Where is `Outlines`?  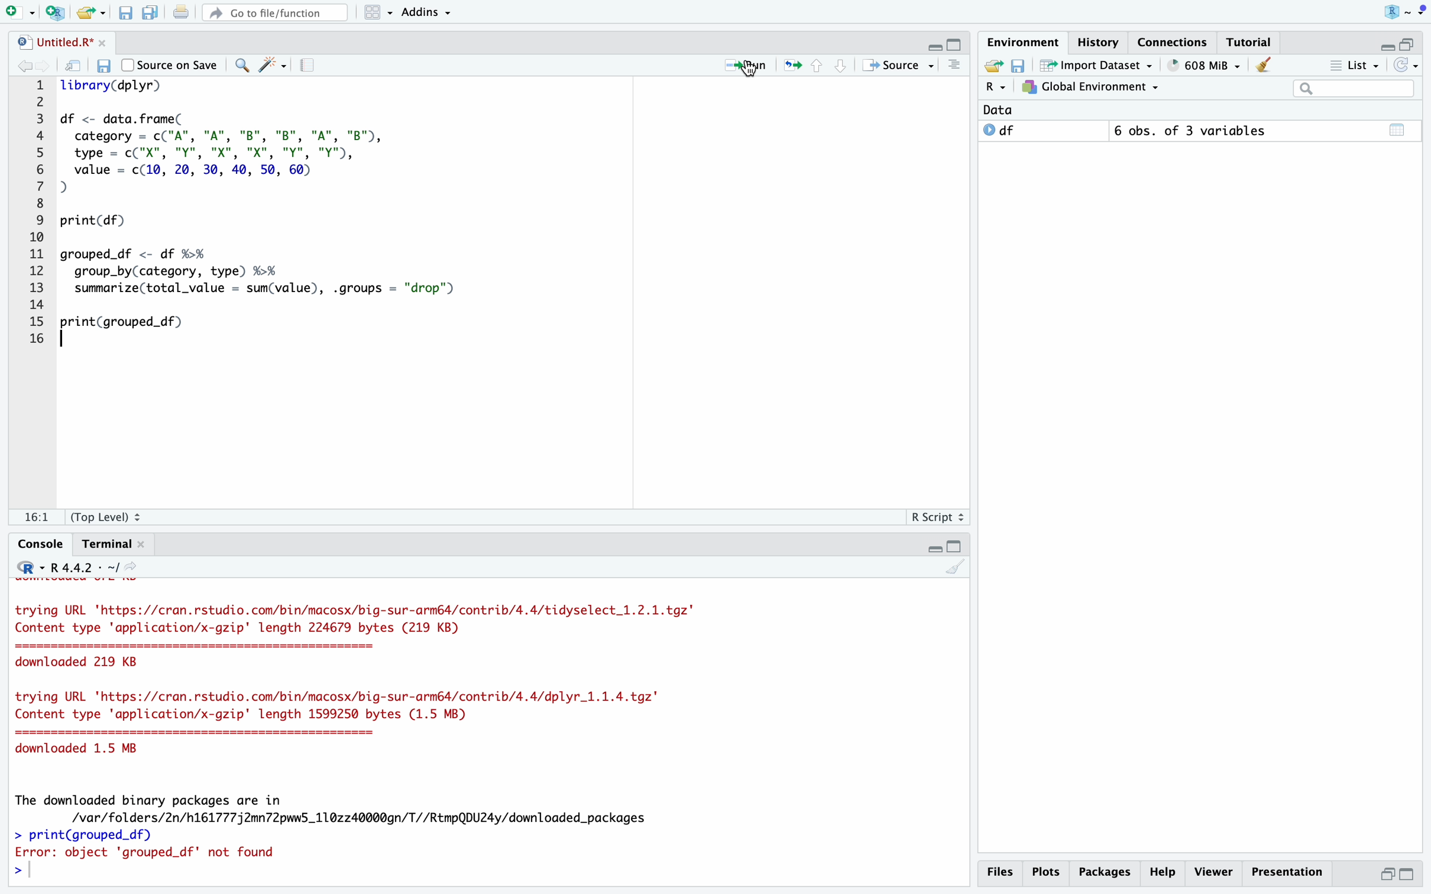 Outlines is located at coordinates (956, 65).